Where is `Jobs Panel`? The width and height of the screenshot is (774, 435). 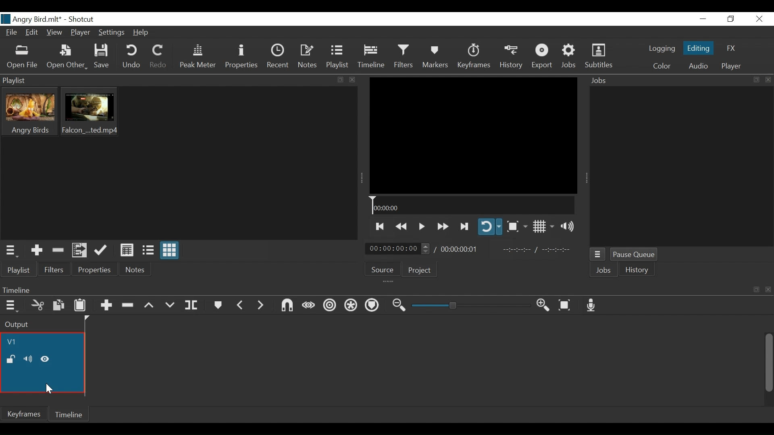 Jobs Panel is located at coordinates (667, 81).